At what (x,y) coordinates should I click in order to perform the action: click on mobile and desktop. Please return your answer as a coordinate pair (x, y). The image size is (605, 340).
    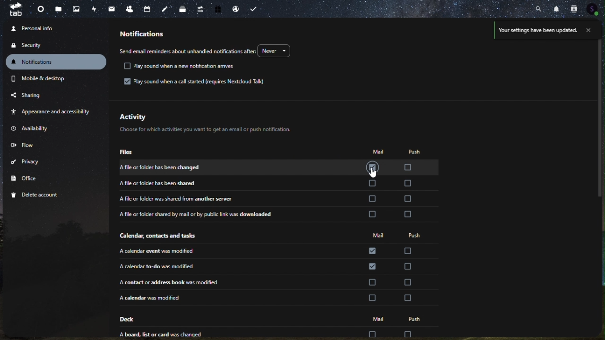
    Looking at the image, I should click on (40, 78).